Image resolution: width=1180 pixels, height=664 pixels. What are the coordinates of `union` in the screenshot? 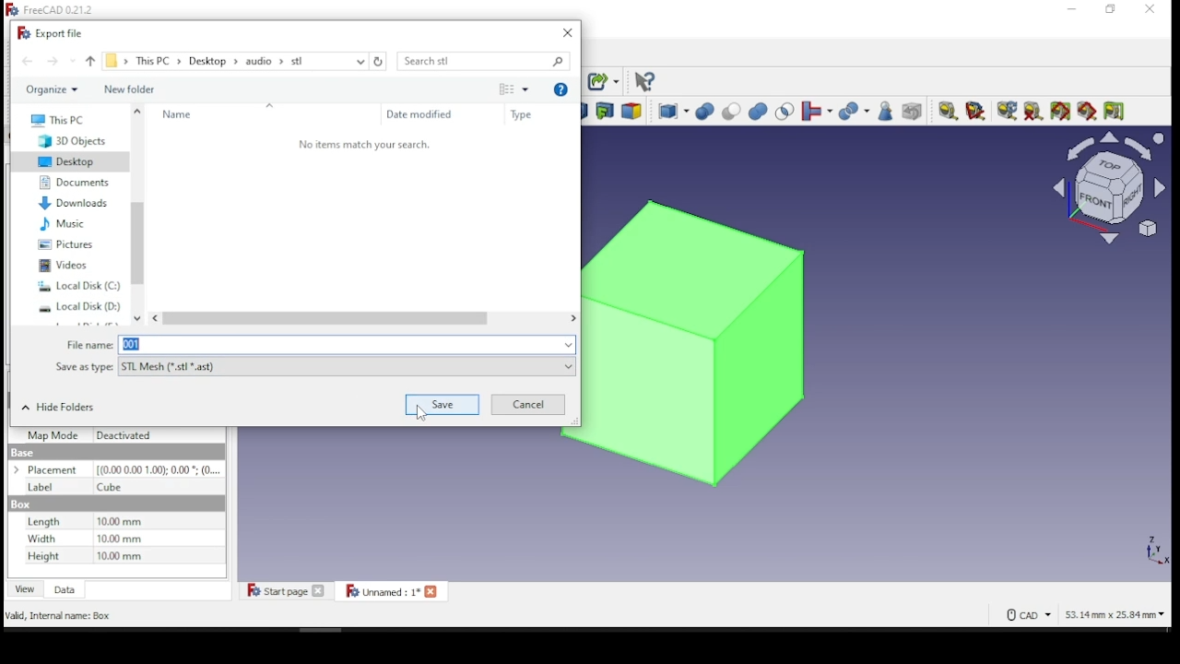 It's located at (758, 112).